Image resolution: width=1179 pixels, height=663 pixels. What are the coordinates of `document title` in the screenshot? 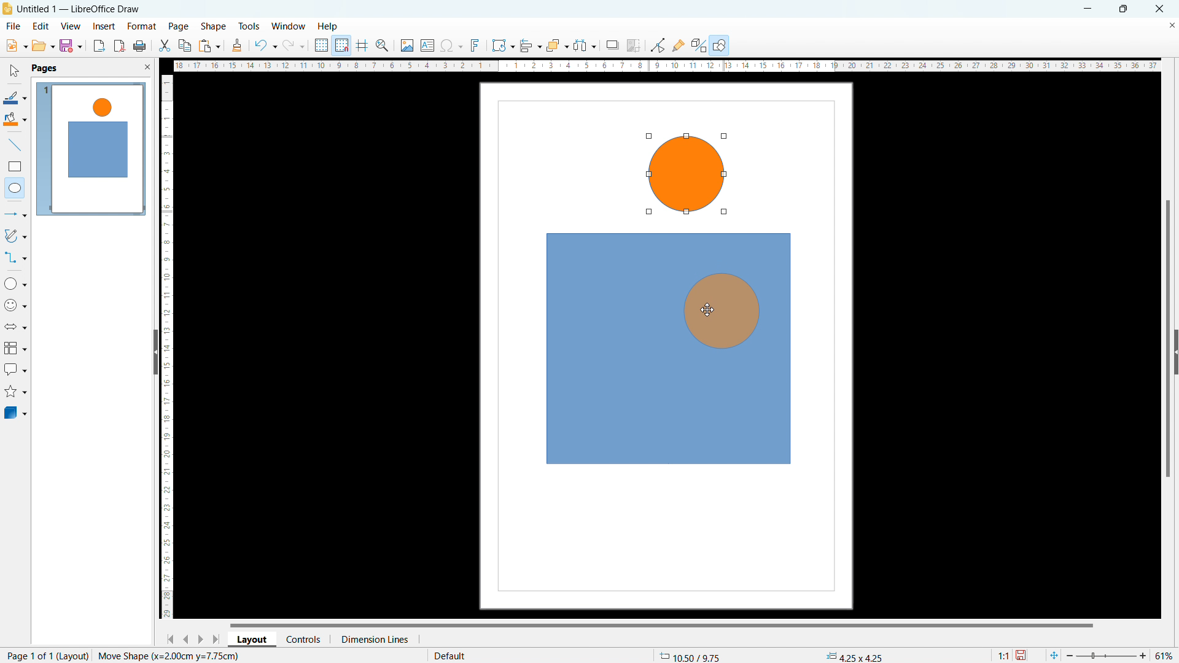 It's located at (81, 9).